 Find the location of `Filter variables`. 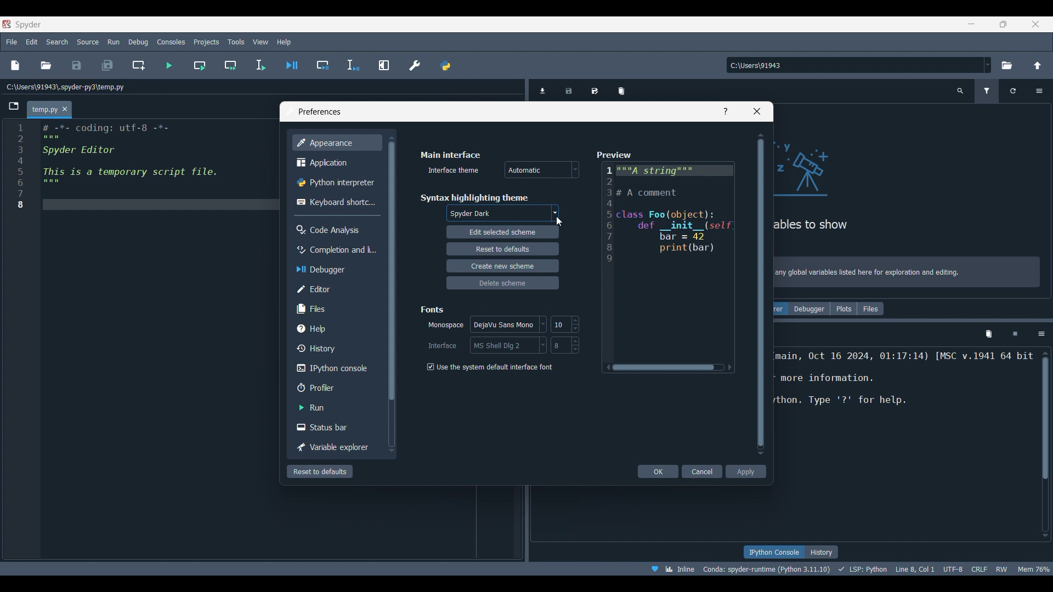

Filter variables is located at coordinates (987, 91).